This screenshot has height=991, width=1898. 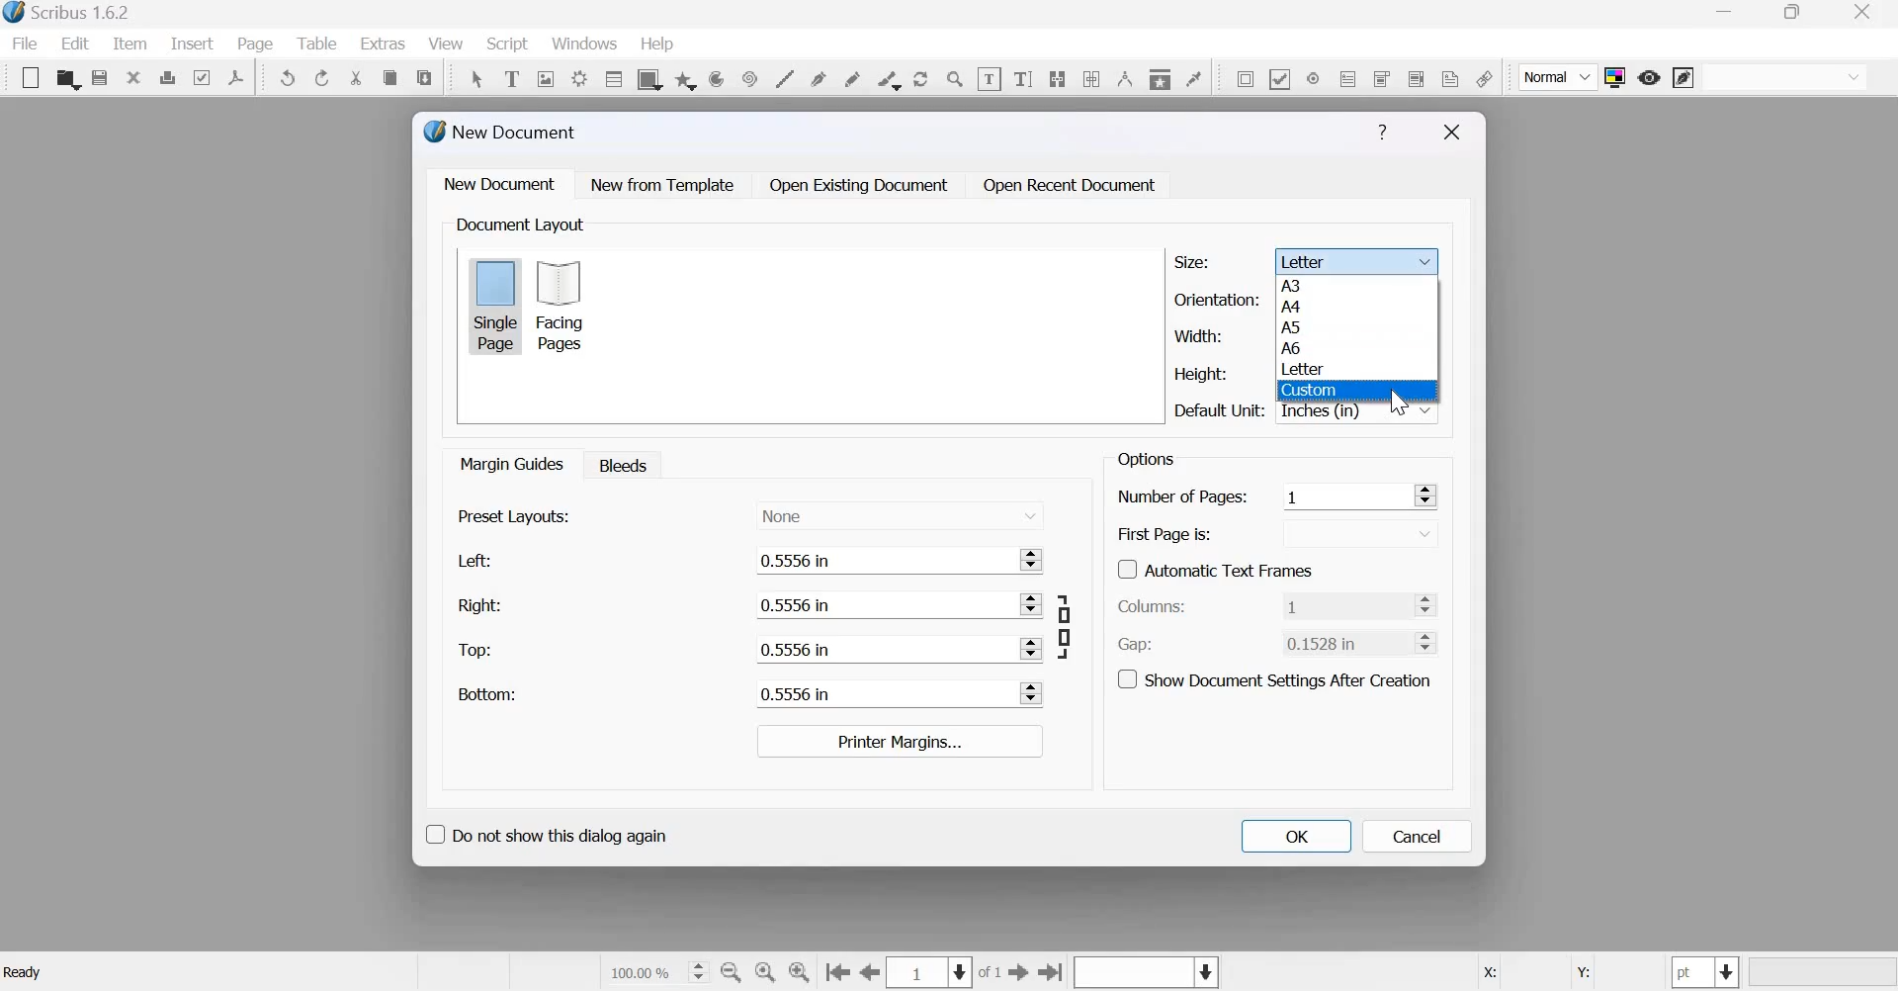 I want to click on Table, so click(x=319, y=44).